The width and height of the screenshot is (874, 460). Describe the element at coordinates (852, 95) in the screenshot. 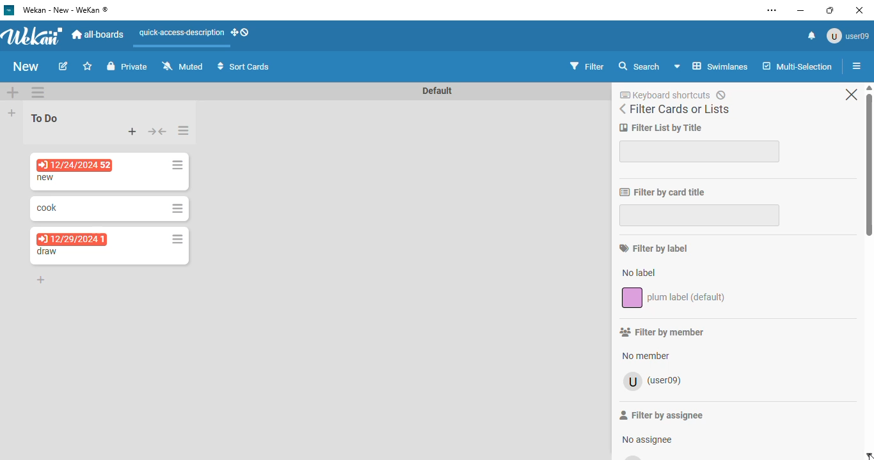

I see `close` at that location.